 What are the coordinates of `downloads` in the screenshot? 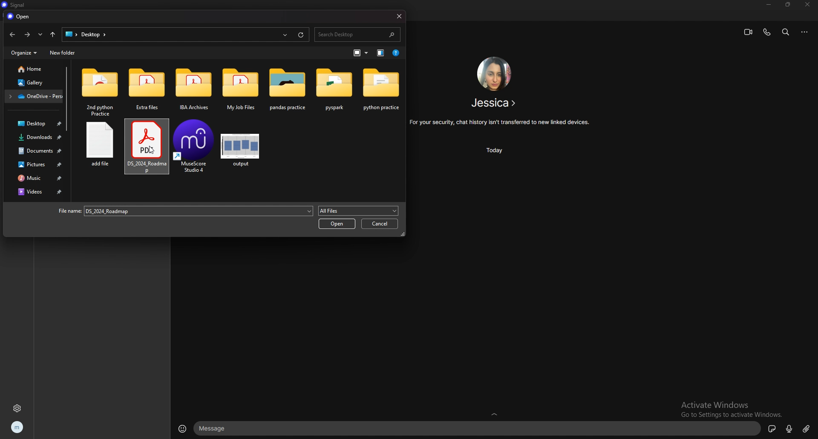 It's located at (35, 138).